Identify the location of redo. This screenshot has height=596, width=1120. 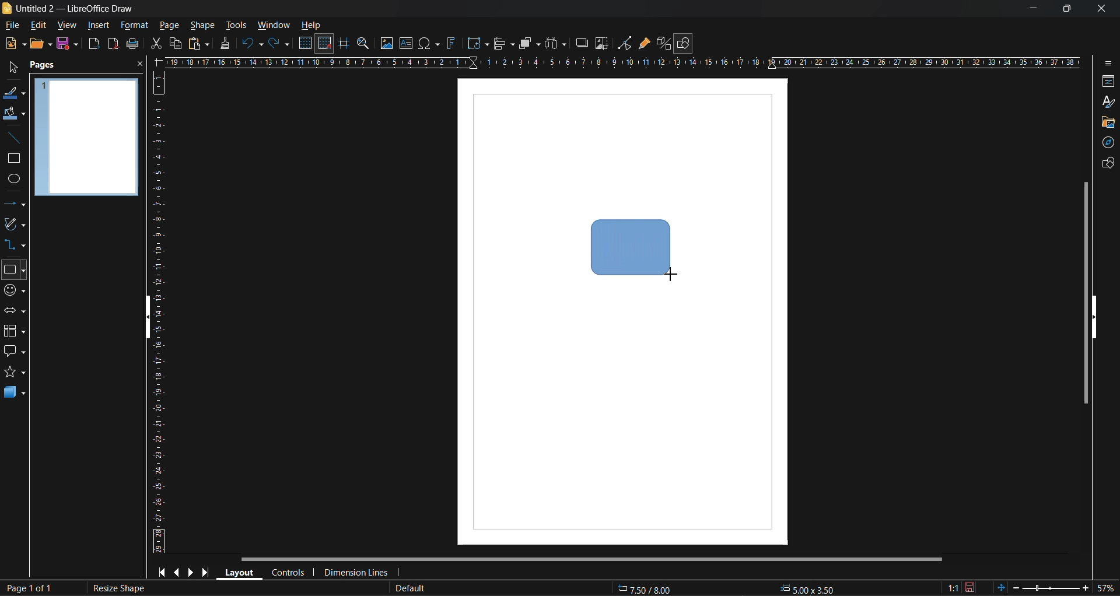
(279, 44).